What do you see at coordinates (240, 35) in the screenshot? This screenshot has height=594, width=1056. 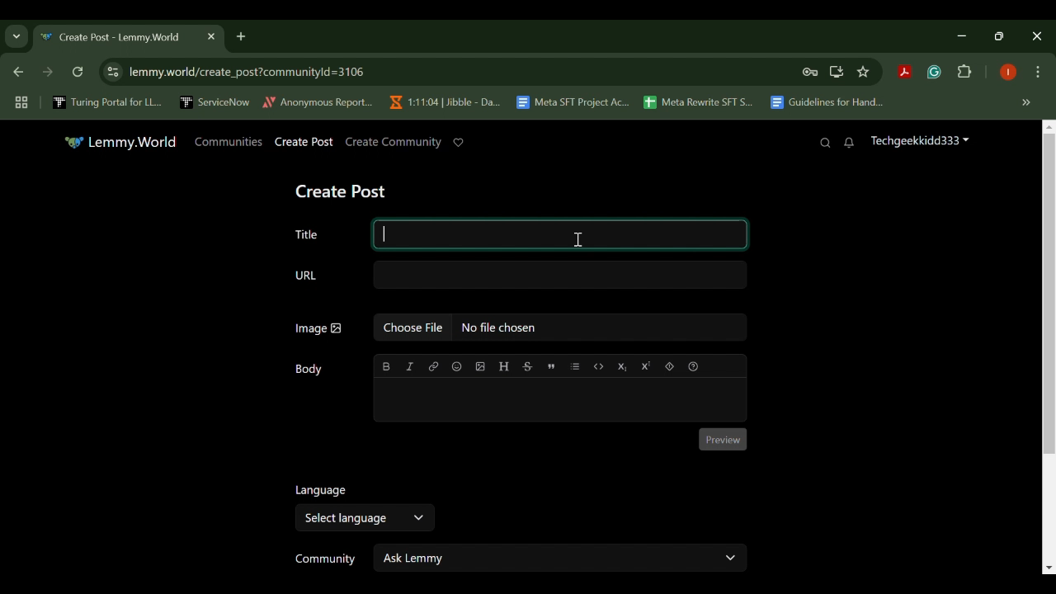 I see `Add Tab` at bounding box center [240, 35].